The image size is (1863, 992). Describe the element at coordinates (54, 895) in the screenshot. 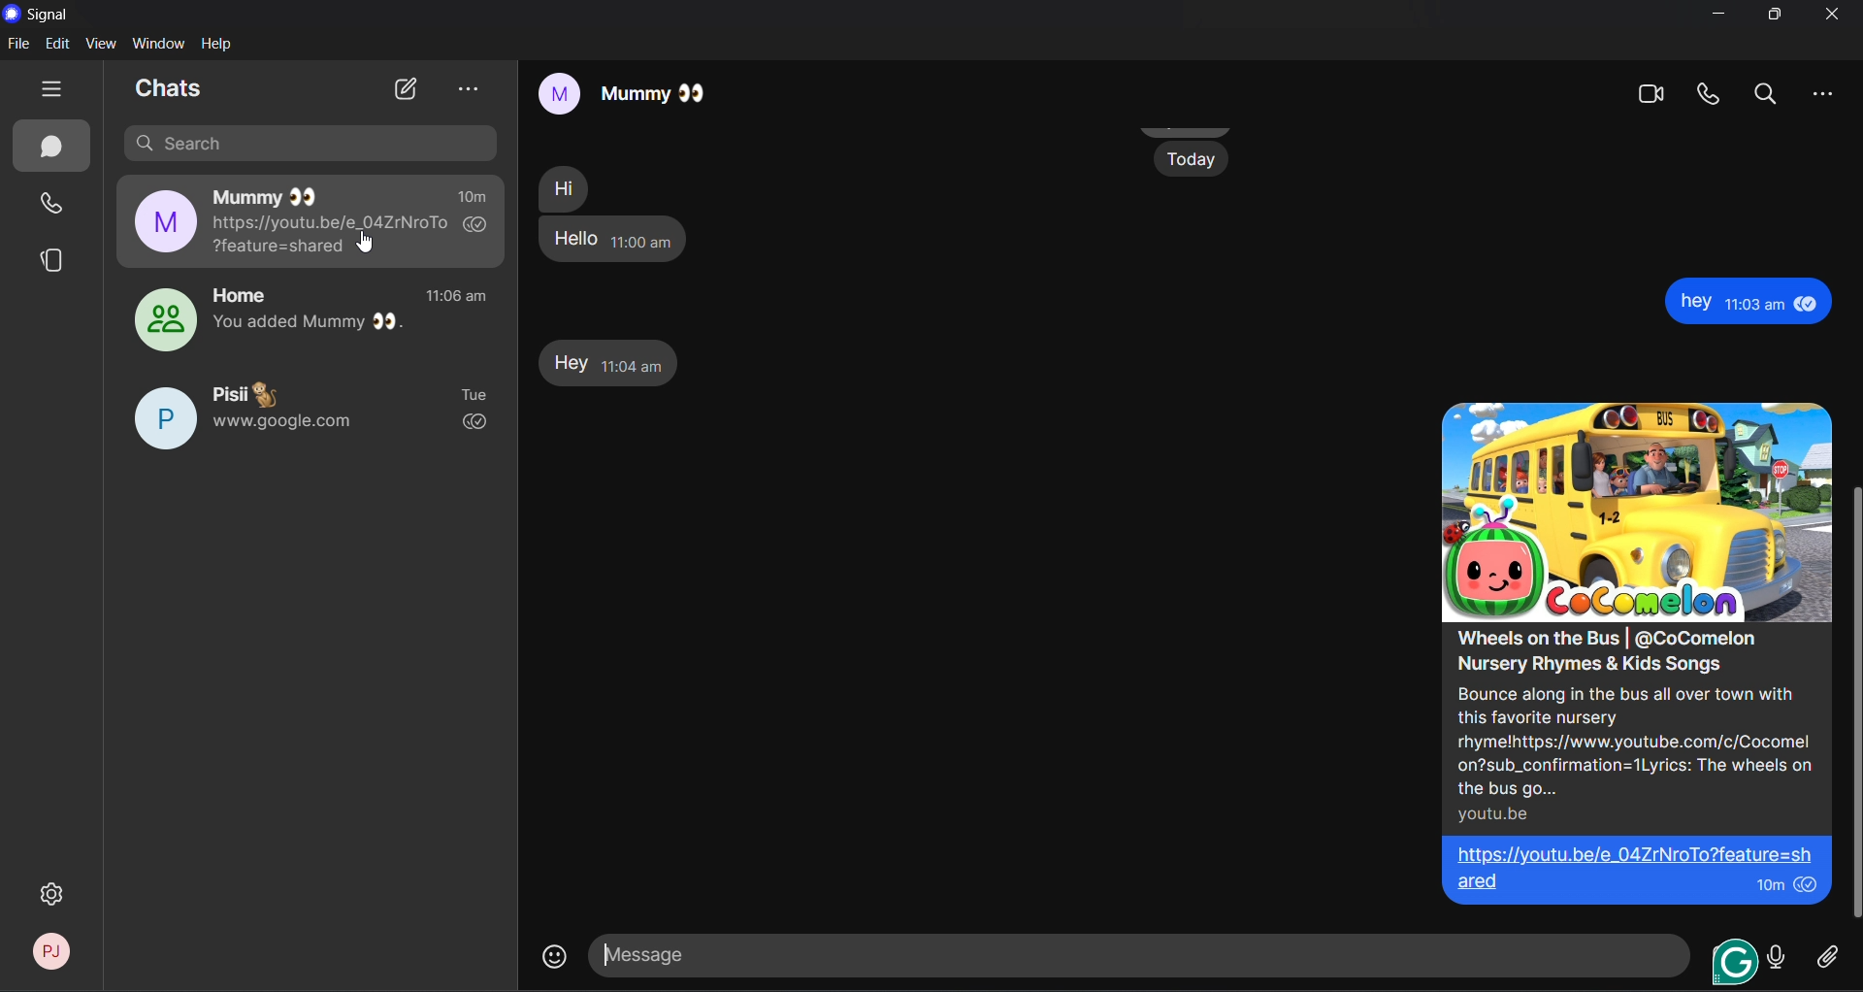

I see `settings` at that location.